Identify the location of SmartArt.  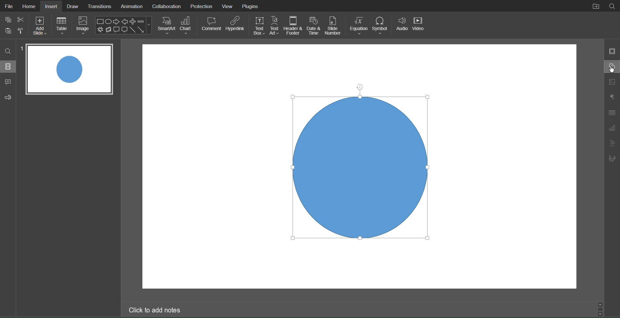
(166, 26).